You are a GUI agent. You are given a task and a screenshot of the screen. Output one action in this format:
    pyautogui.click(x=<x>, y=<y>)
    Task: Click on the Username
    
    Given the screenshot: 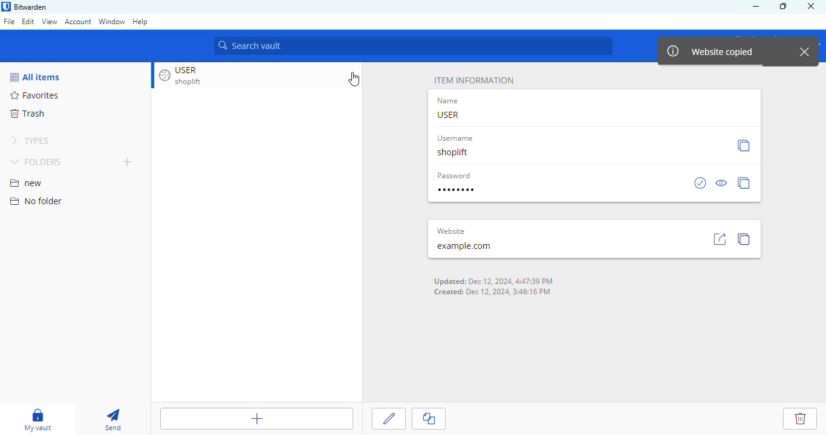 What is the action you would take?
    pyautogui.click(x=456, y=139)
    